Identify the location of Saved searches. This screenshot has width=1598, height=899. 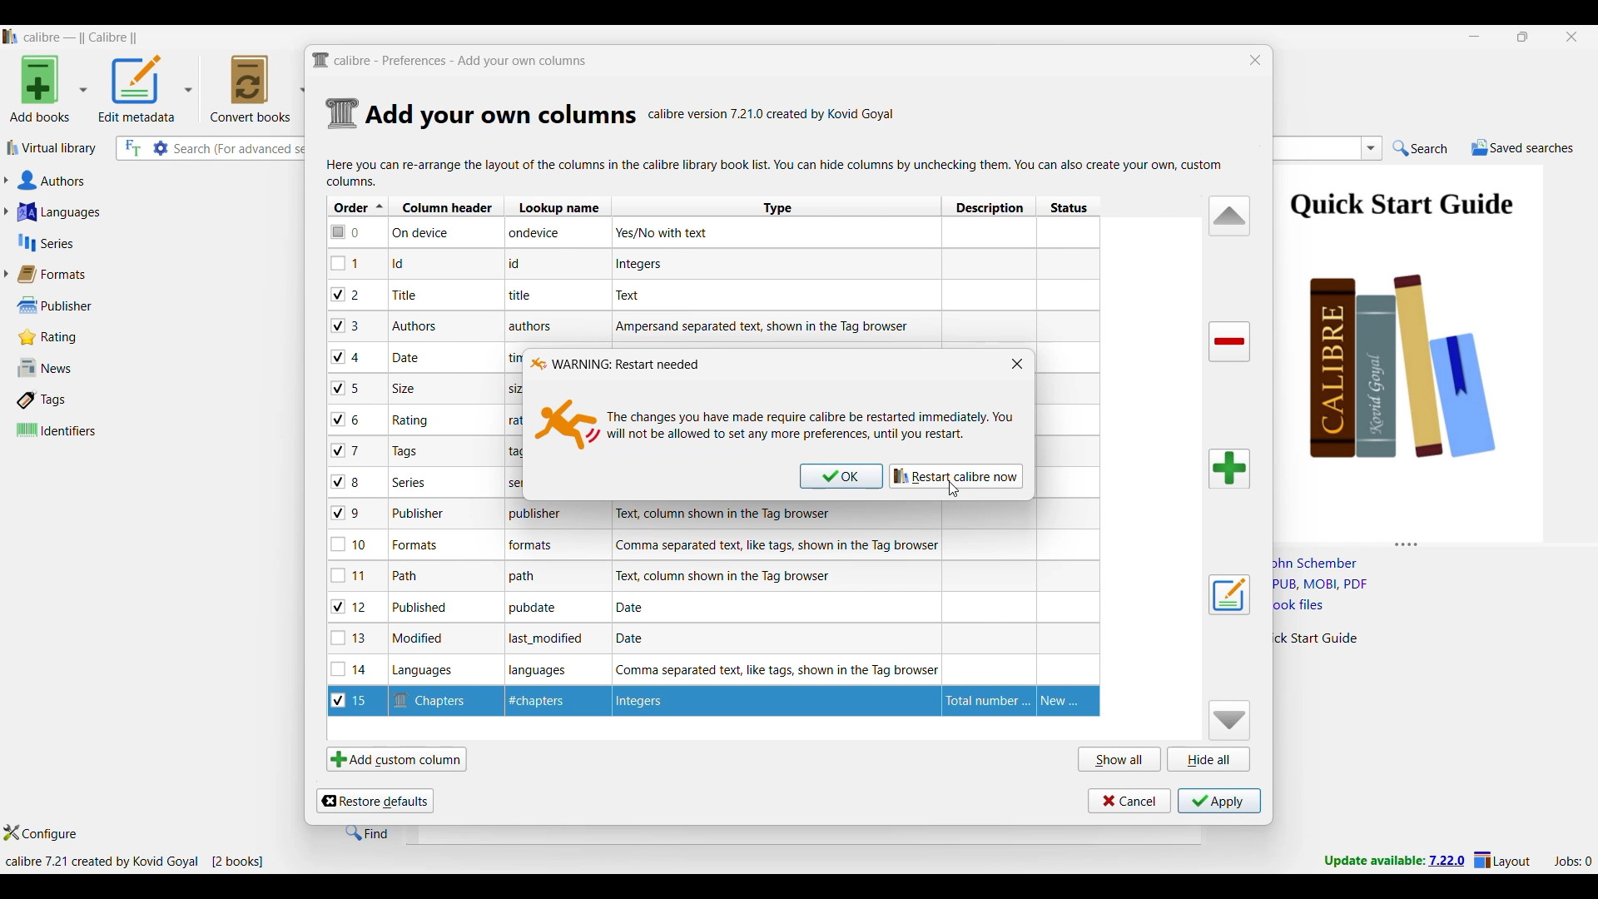
(1522, 147).